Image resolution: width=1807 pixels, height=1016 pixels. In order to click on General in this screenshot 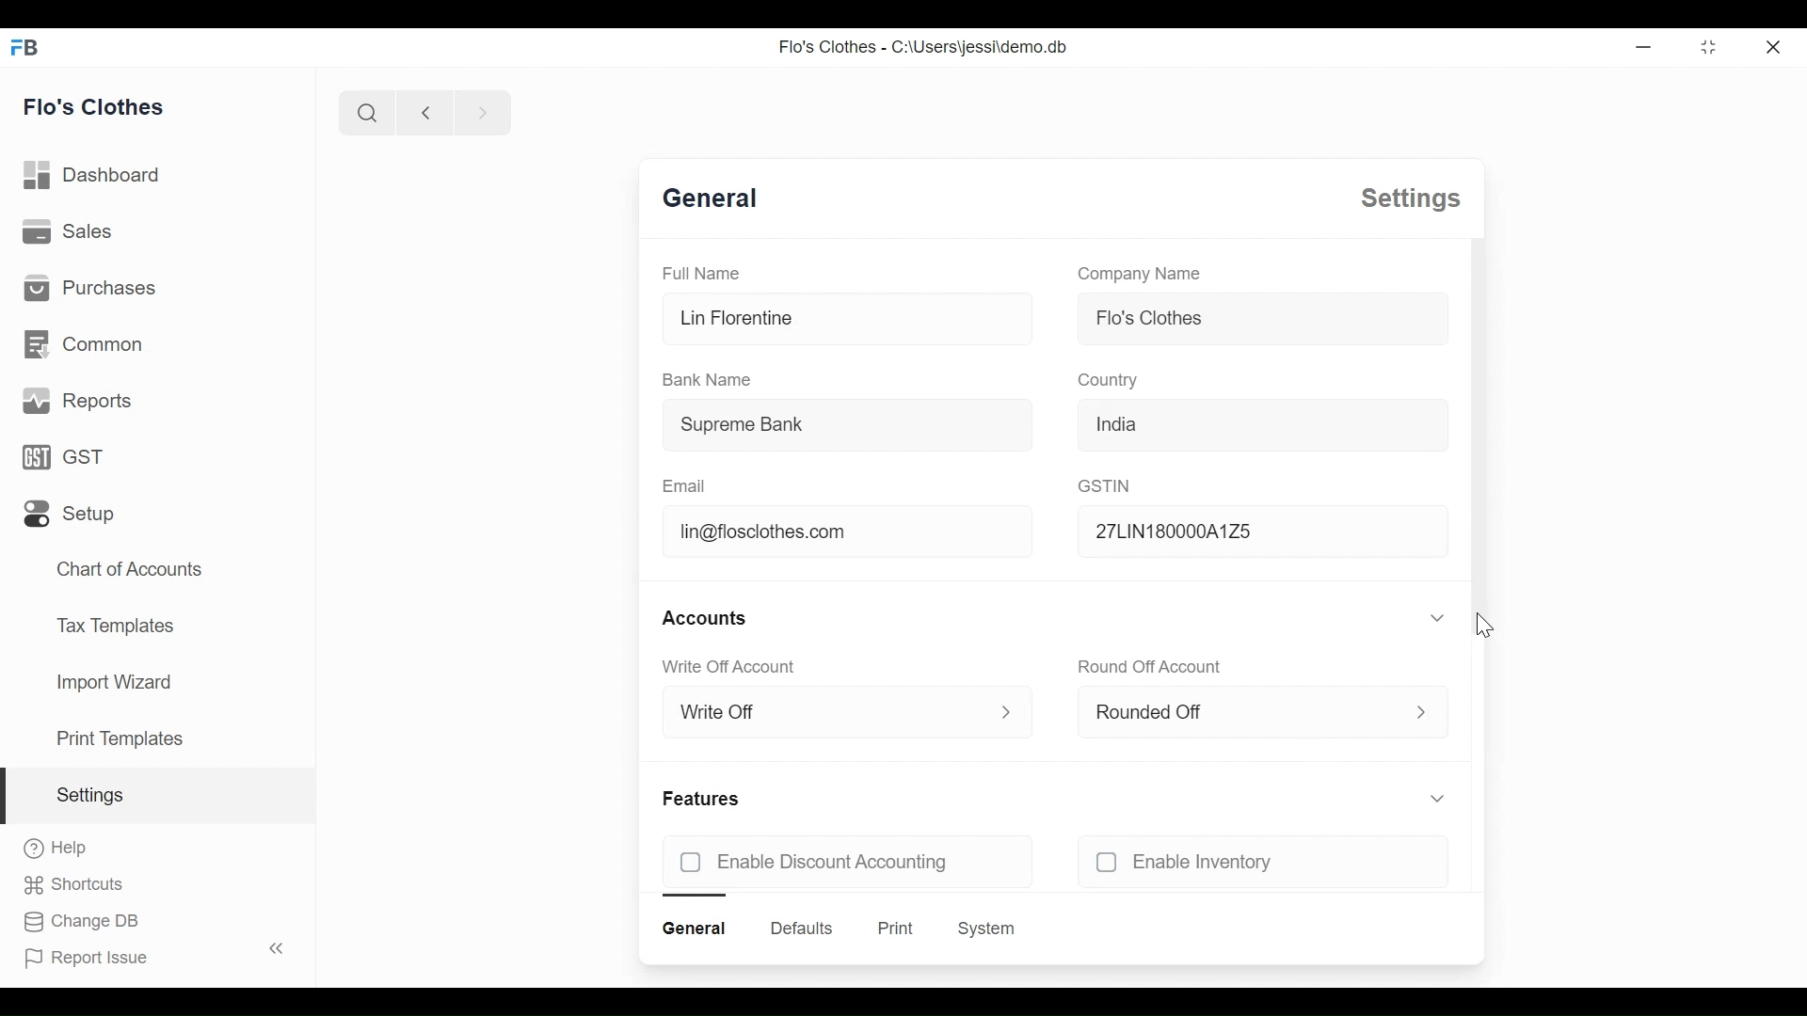, I will do `click(720, 200)`.